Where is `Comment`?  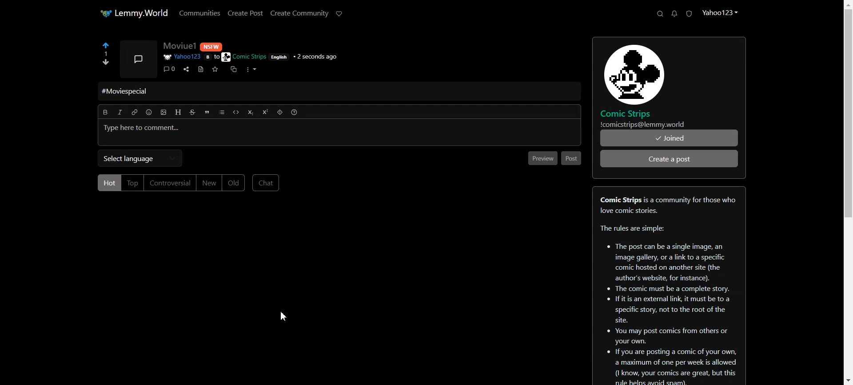 Comment is located at coordinates (169, 69).